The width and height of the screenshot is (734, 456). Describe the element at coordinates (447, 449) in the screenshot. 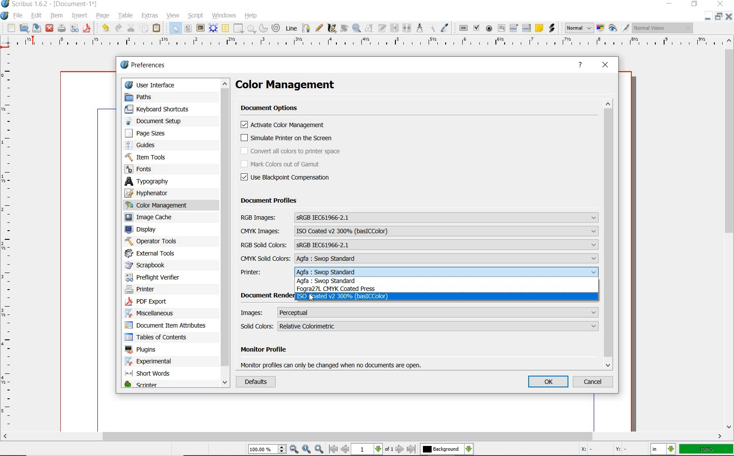

I see `select the current layer` at that location.